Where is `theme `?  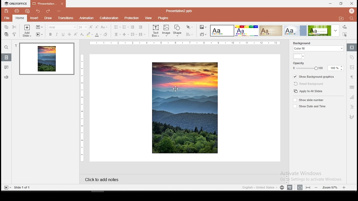
theme  is located at coordinates (324, 30).